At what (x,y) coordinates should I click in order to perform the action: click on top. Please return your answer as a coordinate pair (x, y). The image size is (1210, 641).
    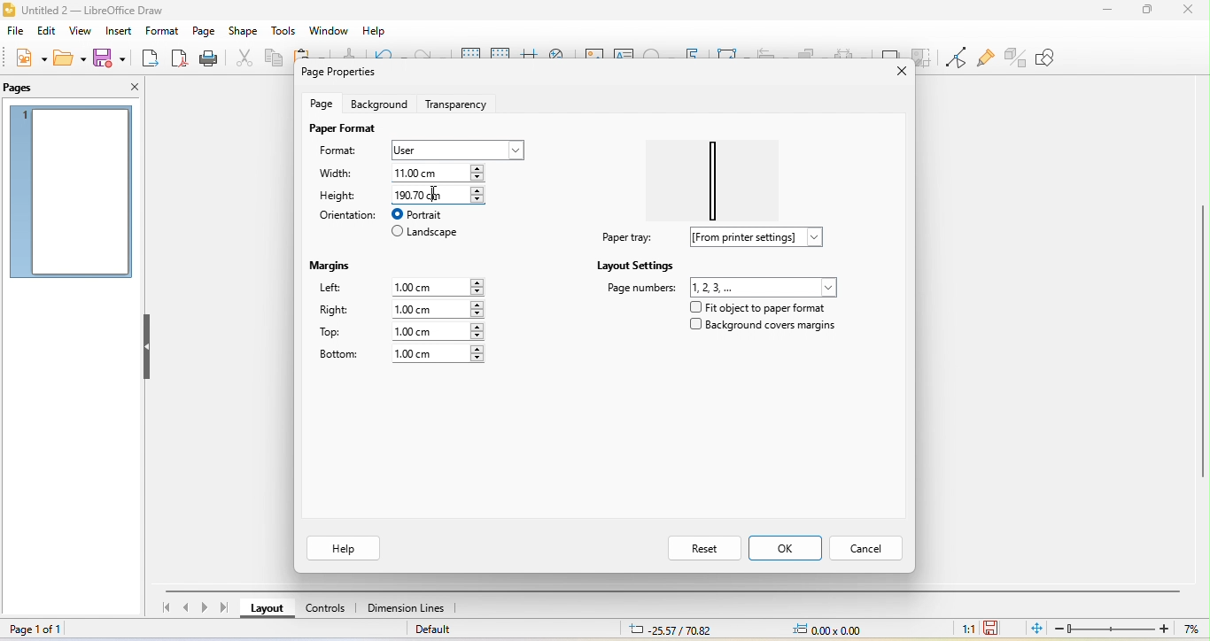
    Looking at the image, I should click on (338, 333).